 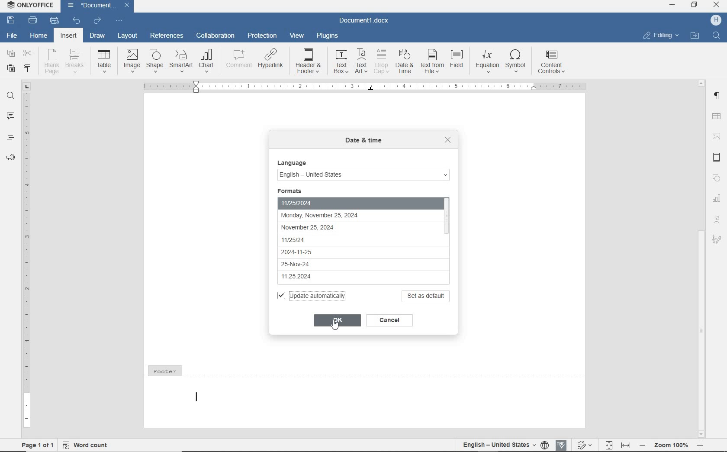 I want to click on copy, so click(x=11, y=53).